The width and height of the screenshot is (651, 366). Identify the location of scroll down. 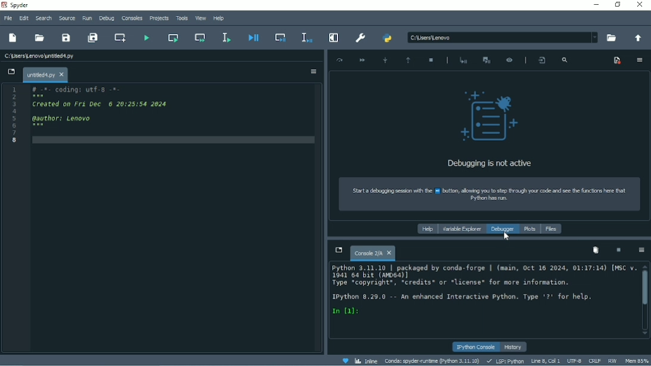
(645, 333).